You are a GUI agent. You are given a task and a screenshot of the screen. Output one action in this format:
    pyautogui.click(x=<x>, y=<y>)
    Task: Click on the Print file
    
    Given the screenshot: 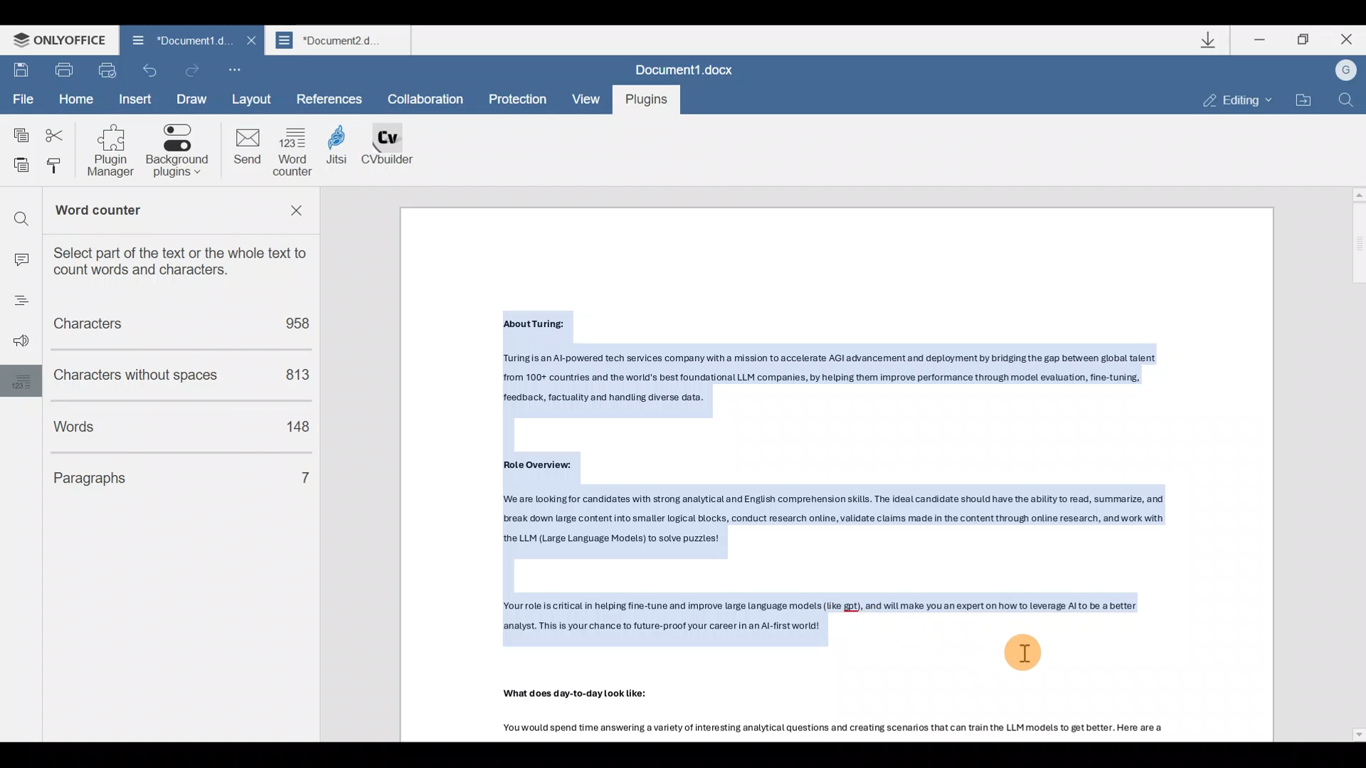 What is the action you would take?
    pyautogui.click(x=64, y=71)
    